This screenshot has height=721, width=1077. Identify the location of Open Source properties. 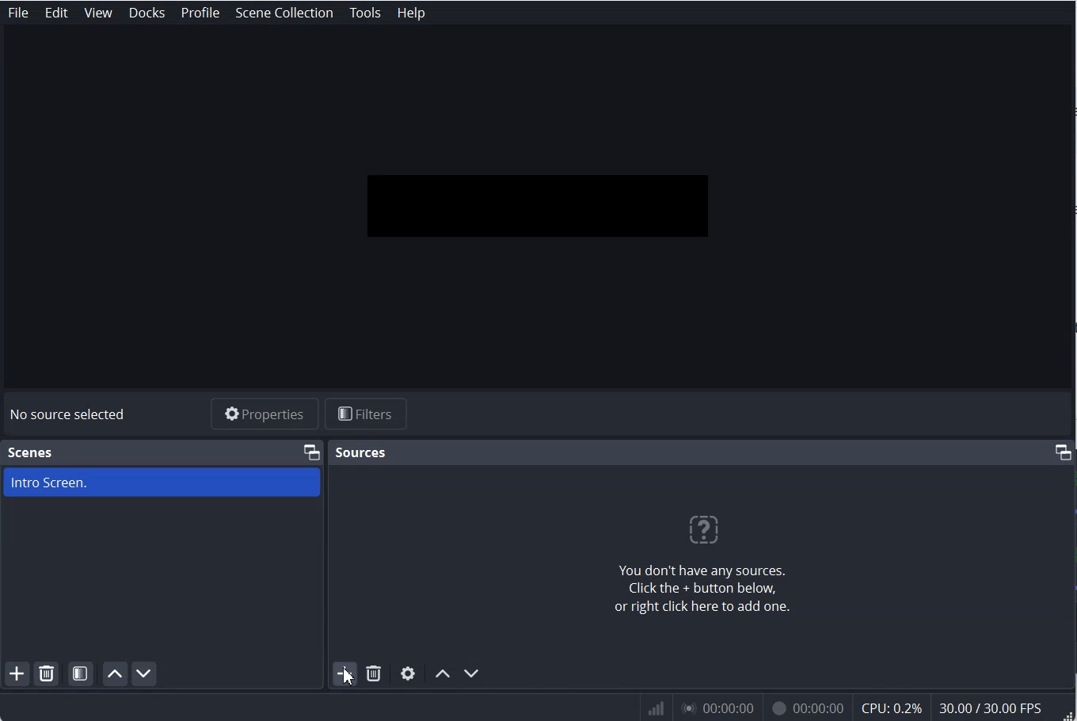
(408, 673).